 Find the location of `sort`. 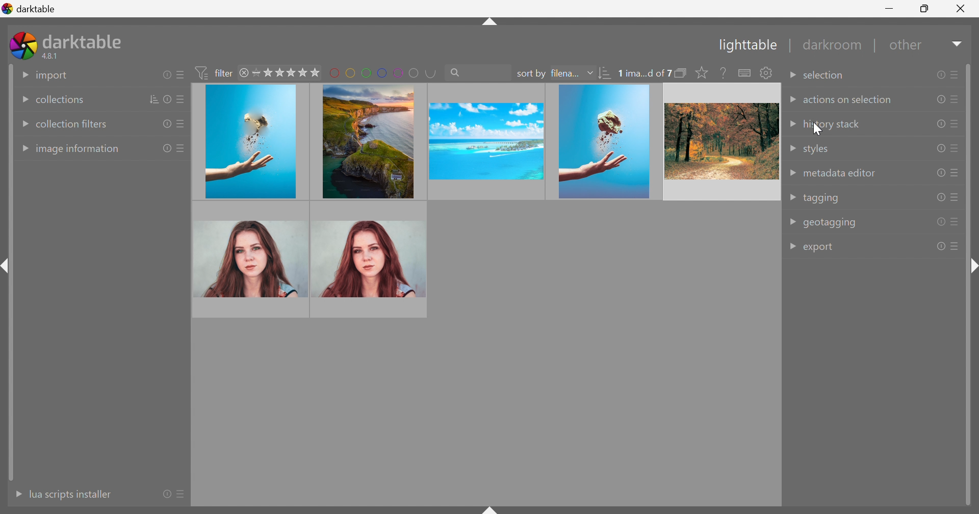

sort is located at coordinates (154, 99).